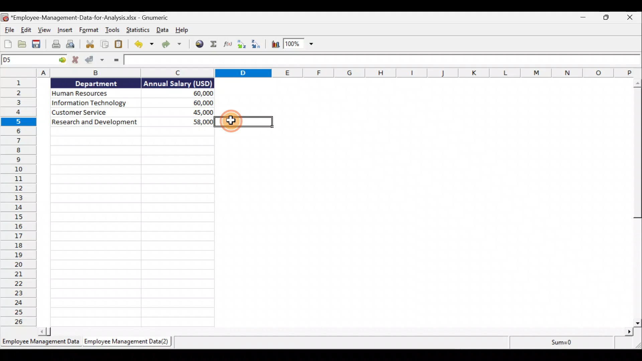 Image resolution: width=642 pixels, height=361 pixels. Describe the element at coordinates (635, 202) in the screenshot. I see `Scroll bar` at that location.